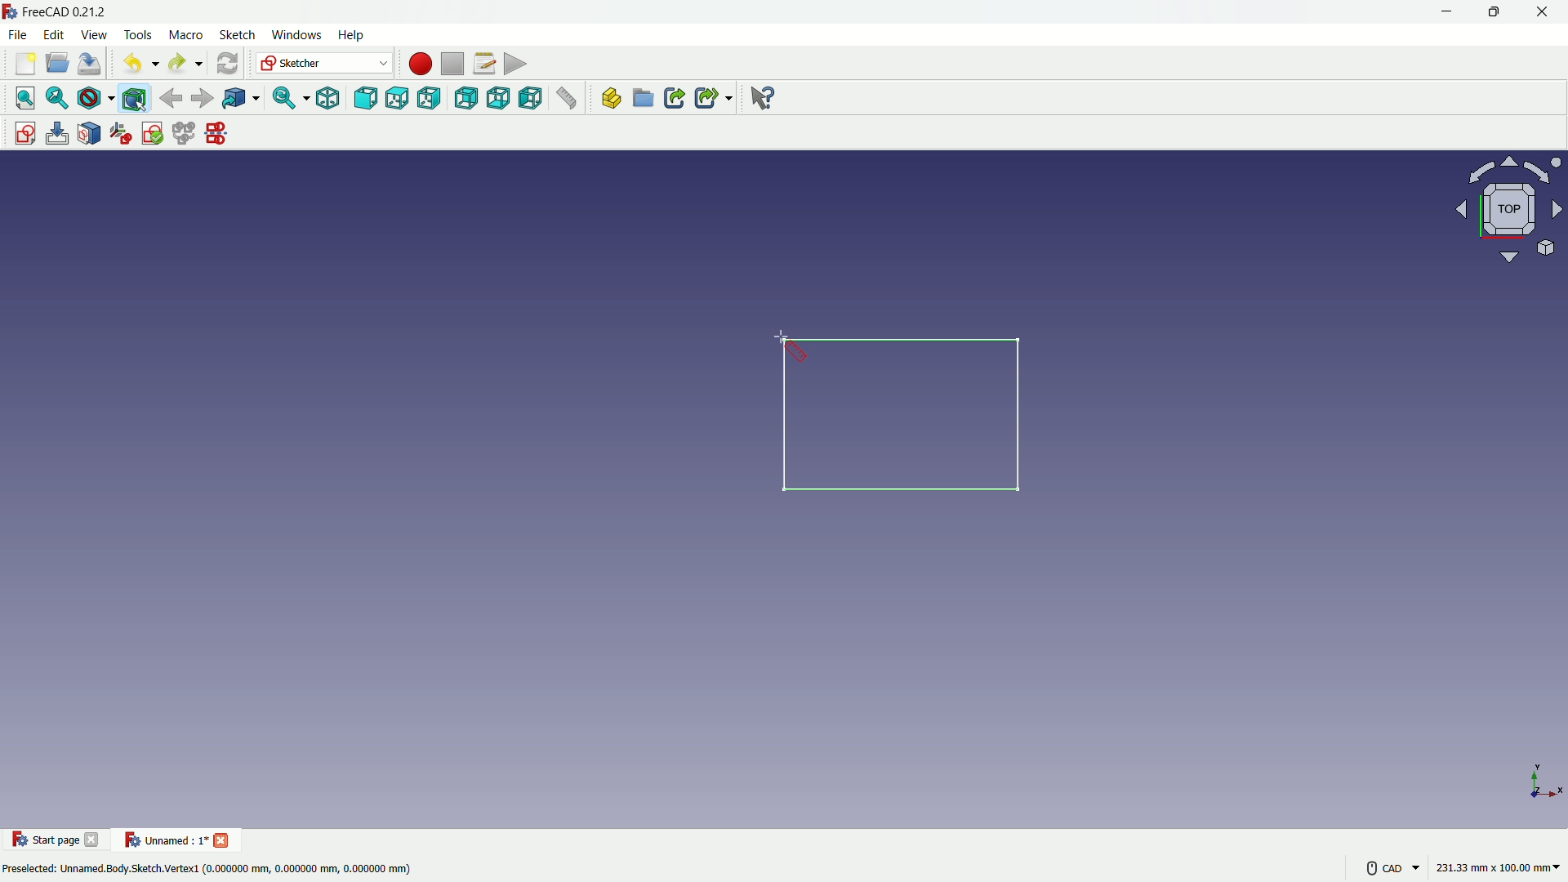 Image resolution: width=1568 pixels, height=882 pixels. I want to click on forward, so click(202, 98).